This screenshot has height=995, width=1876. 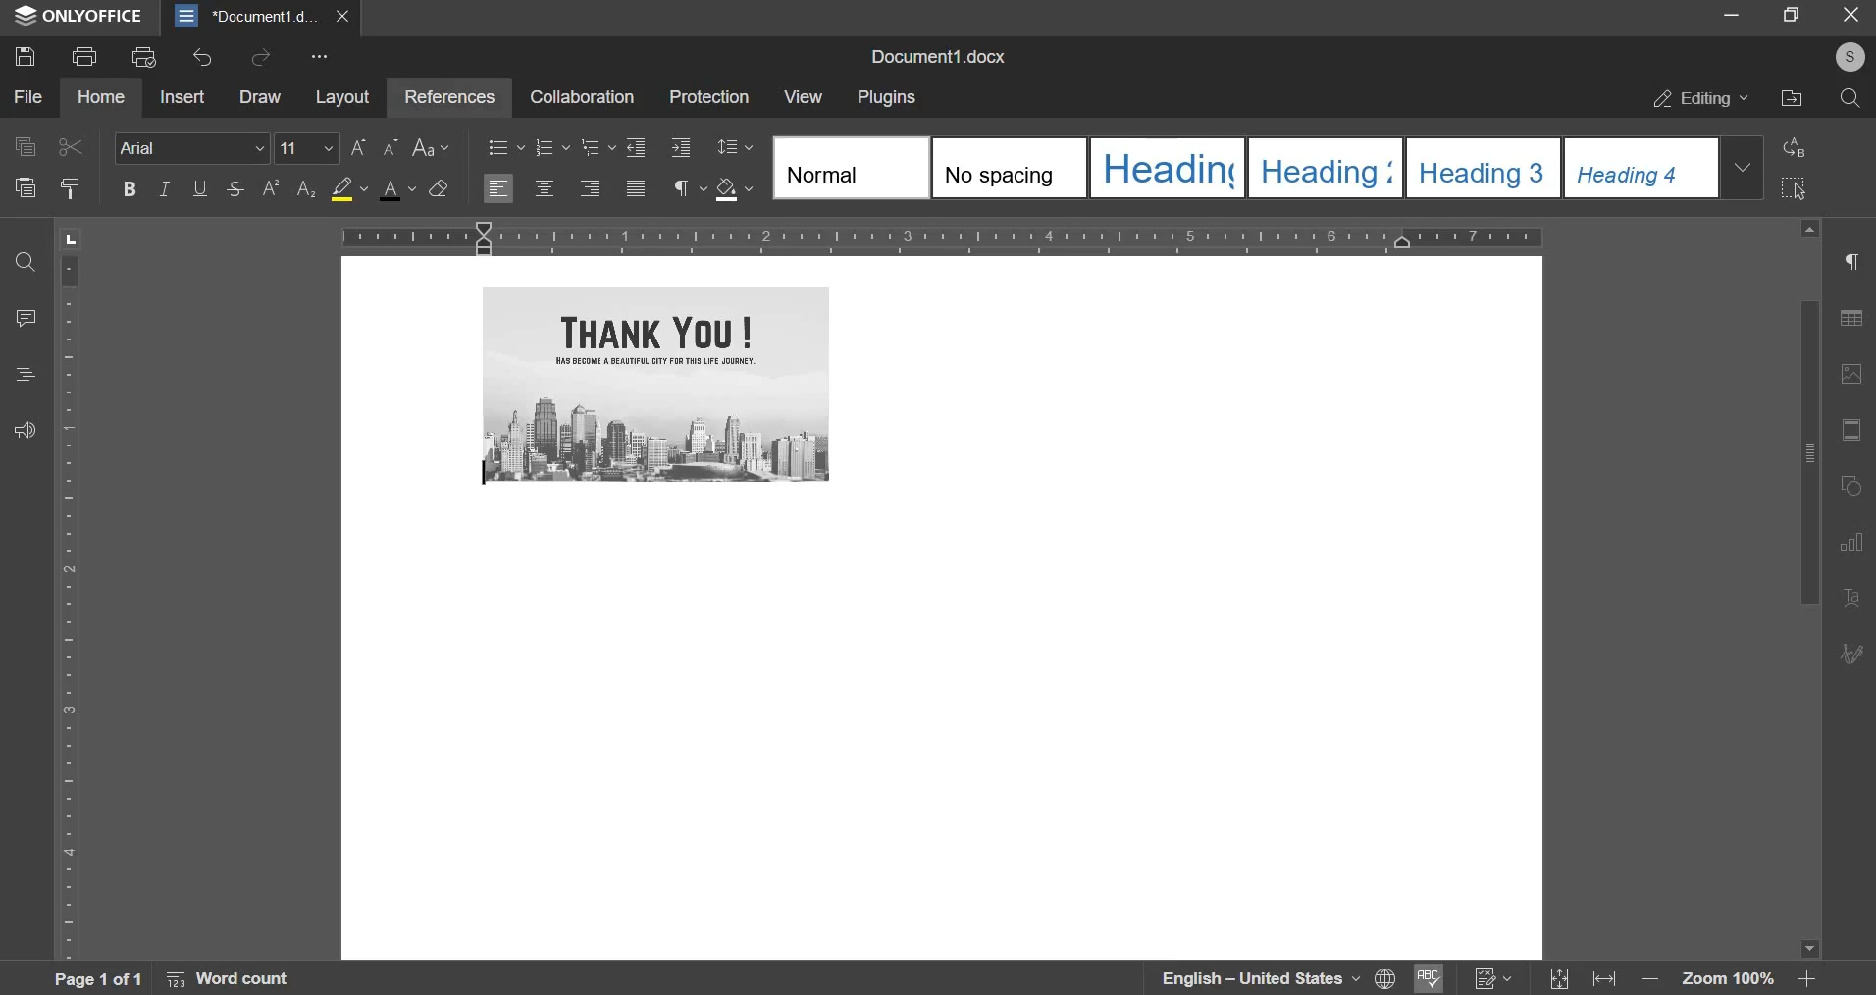 I want to click on file, so click(x=29, y=98).